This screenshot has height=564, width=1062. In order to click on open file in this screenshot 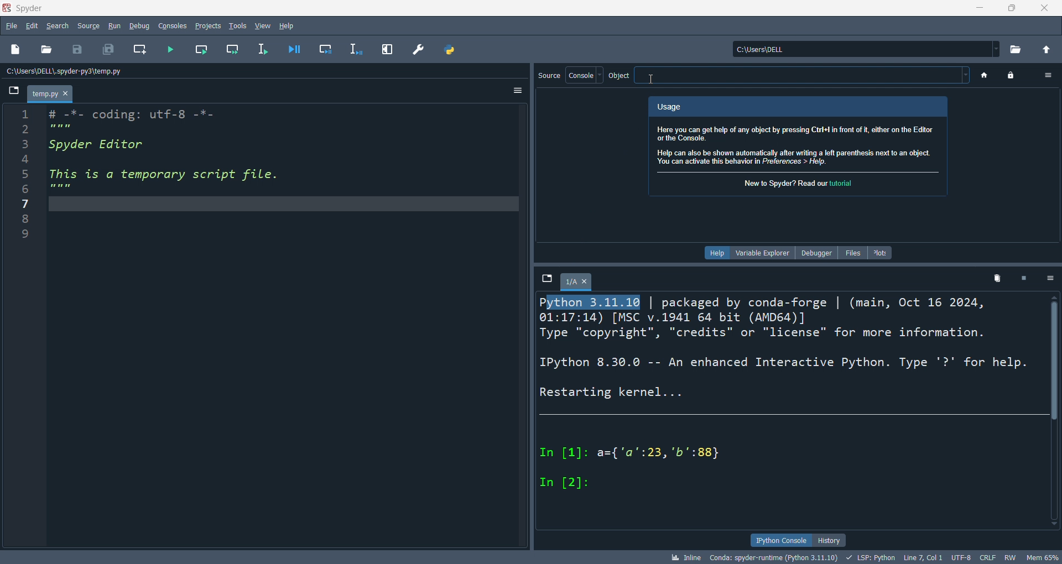, I will do `click(51, 49)`.